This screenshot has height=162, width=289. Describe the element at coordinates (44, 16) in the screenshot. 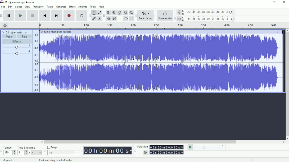

I see `Skip to start` at that location.